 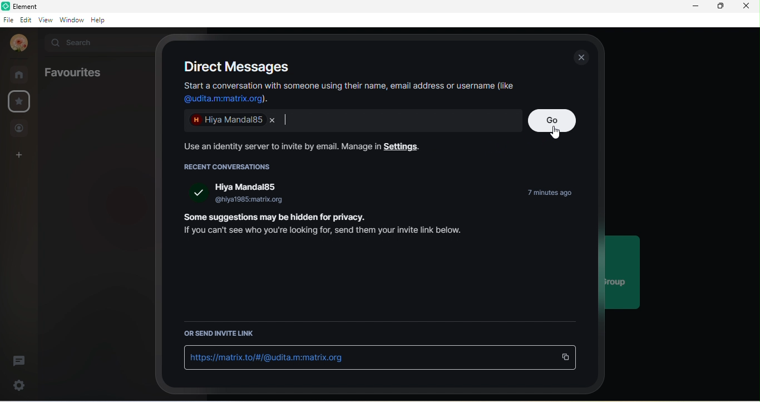 I want to click on hiya mandal85, so click(x=224, y=121).